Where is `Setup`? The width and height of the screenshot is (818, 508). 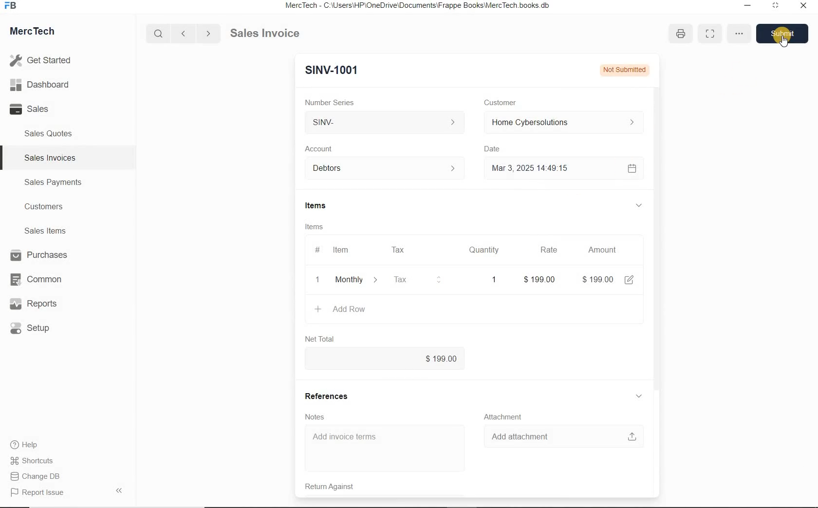
Setup is located at coordinates (41, 328).